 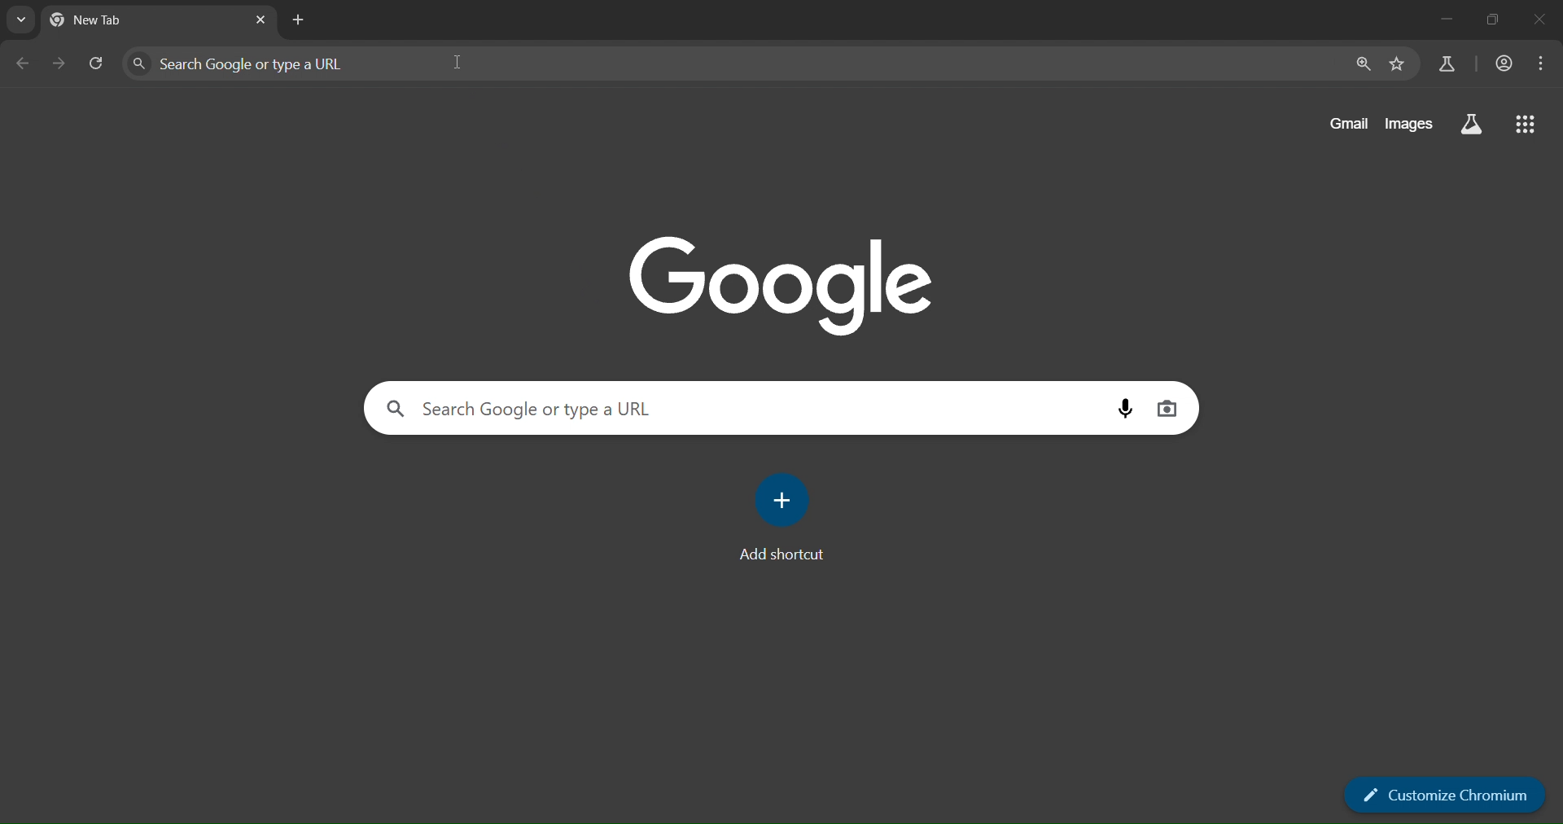 What do you see at coordinates (566, 409) in the screenshot?
I see `search panel` at bounding box center [566, 409].